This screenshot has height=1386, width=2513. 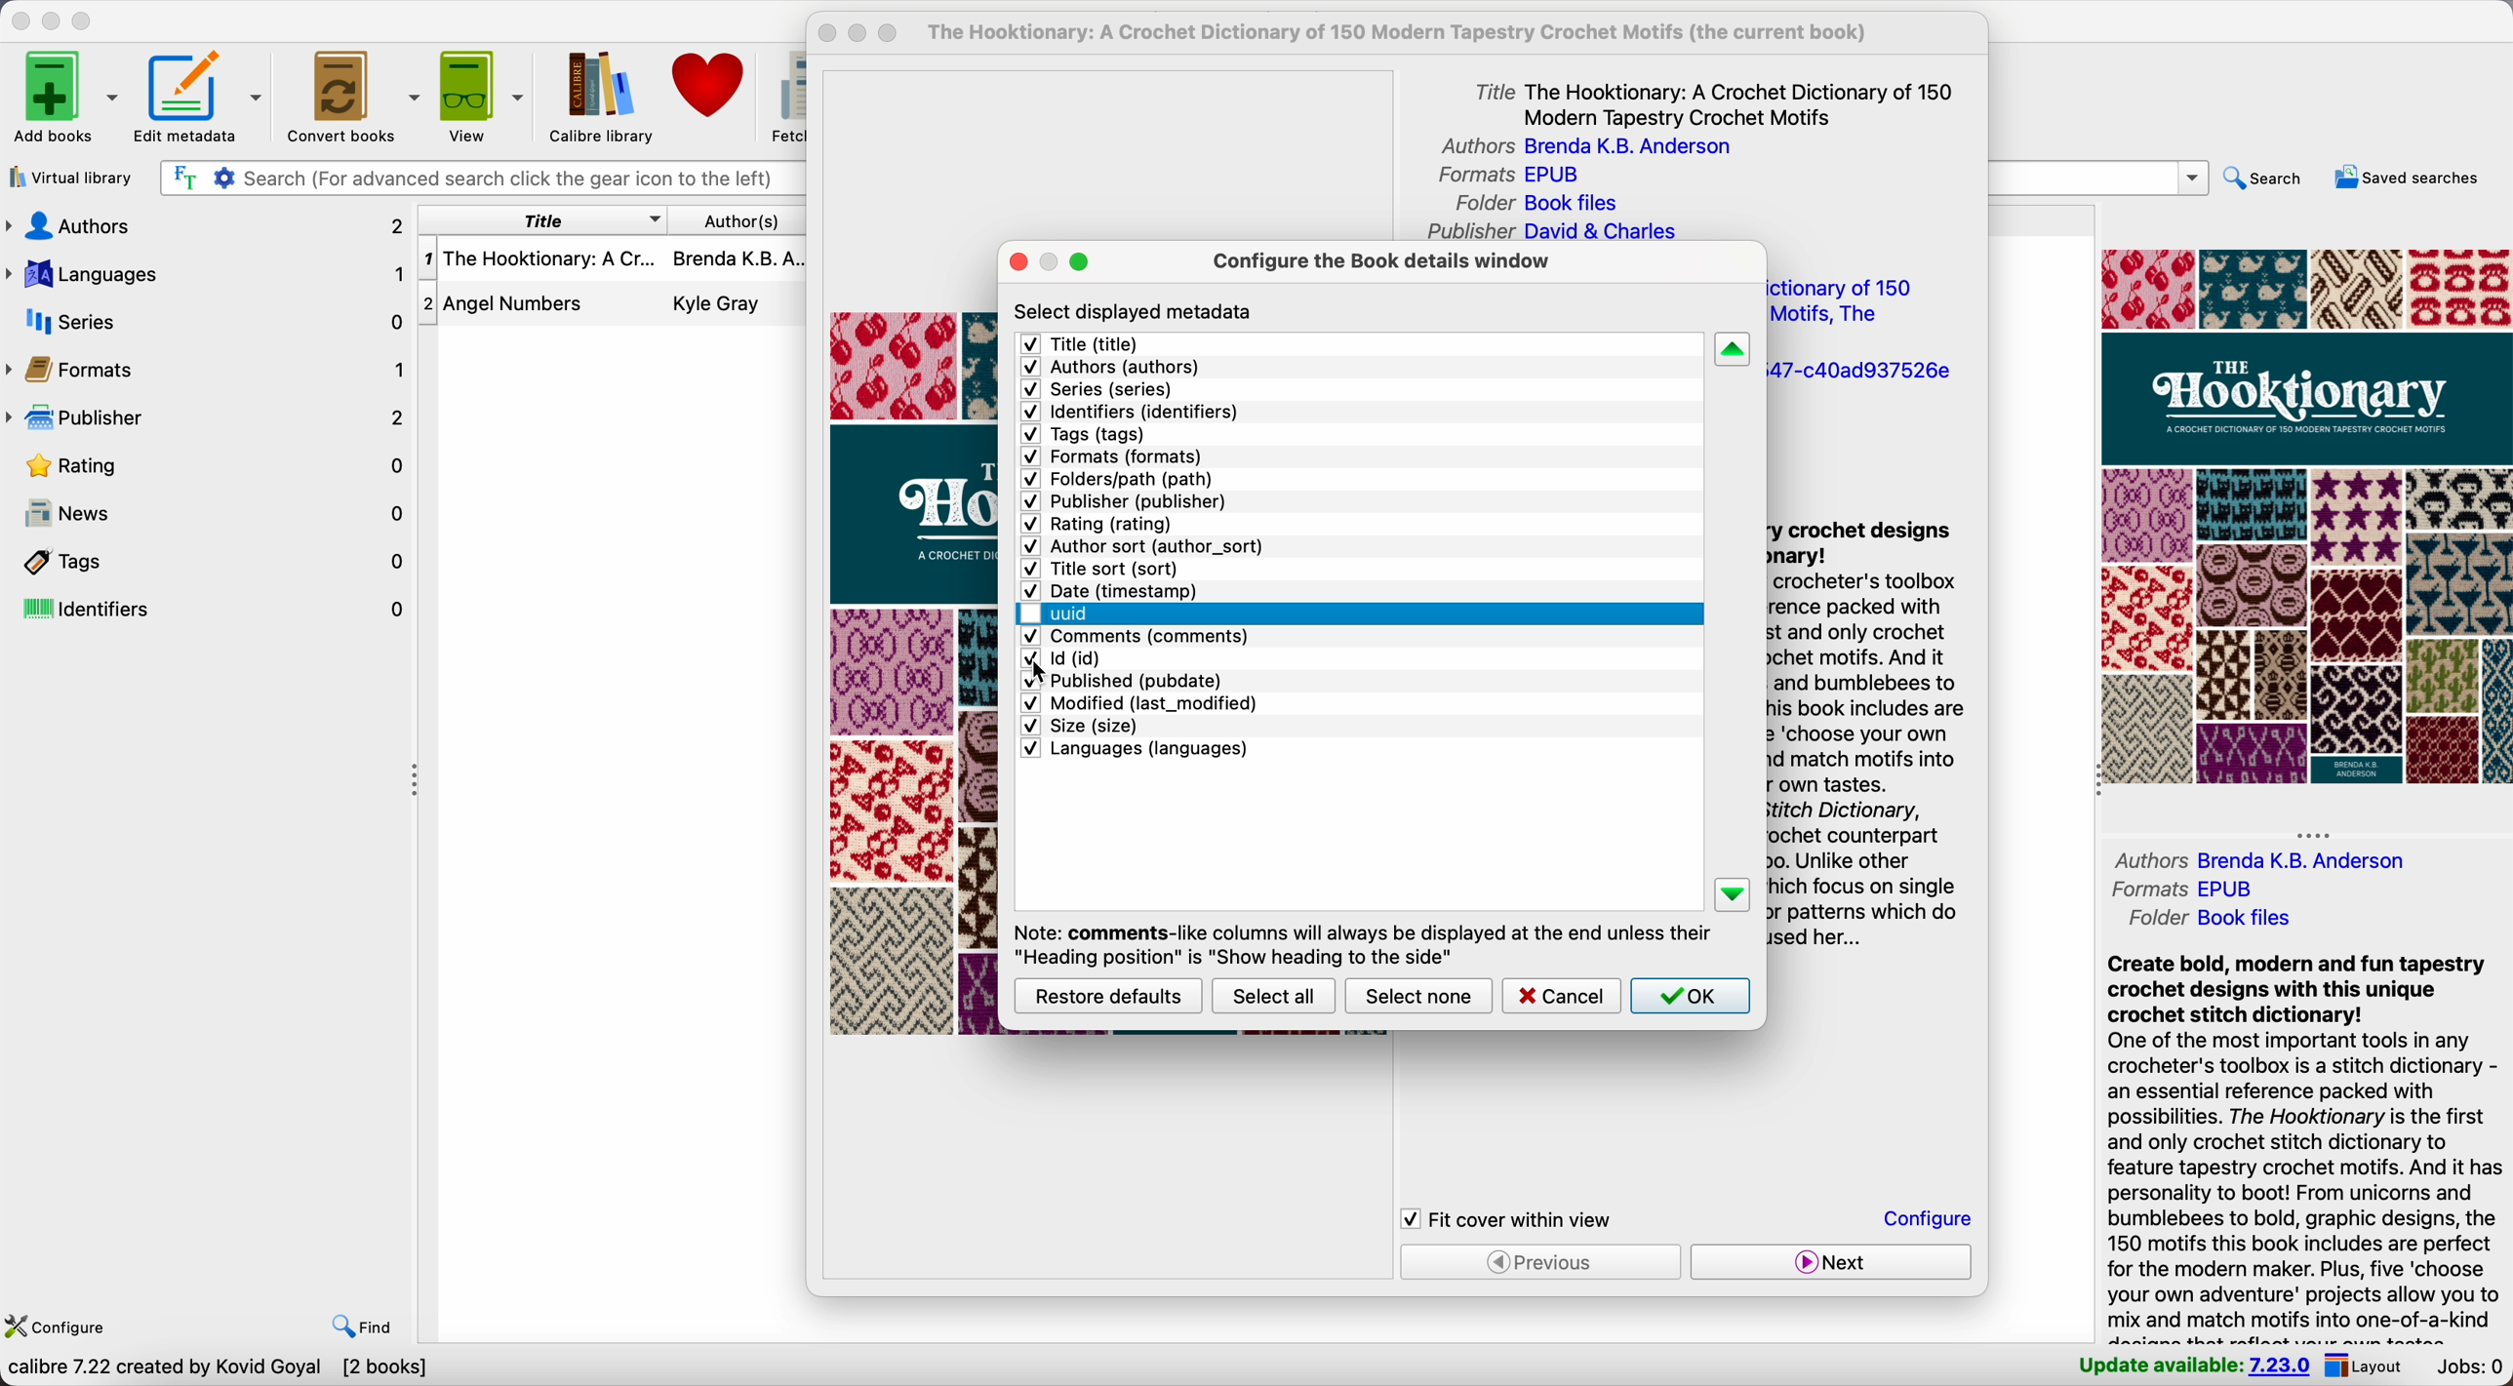 What do you see at coordinates (1541, 1261) in the screenshot?
I see `previous` at bounding box center [1541, 1261].